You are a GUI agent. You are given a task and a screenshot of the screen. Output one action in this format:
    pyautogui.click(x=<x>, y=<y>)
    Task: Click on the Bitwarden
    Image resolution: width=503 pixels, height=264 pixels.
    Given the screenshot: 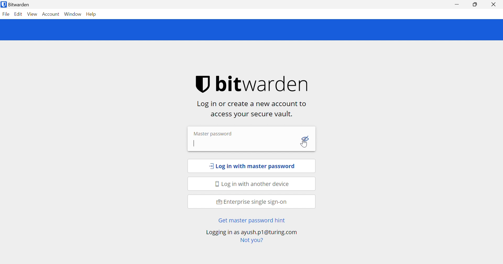 What is the action you would take?
    pyautogui.click(x=17, y=5)
    